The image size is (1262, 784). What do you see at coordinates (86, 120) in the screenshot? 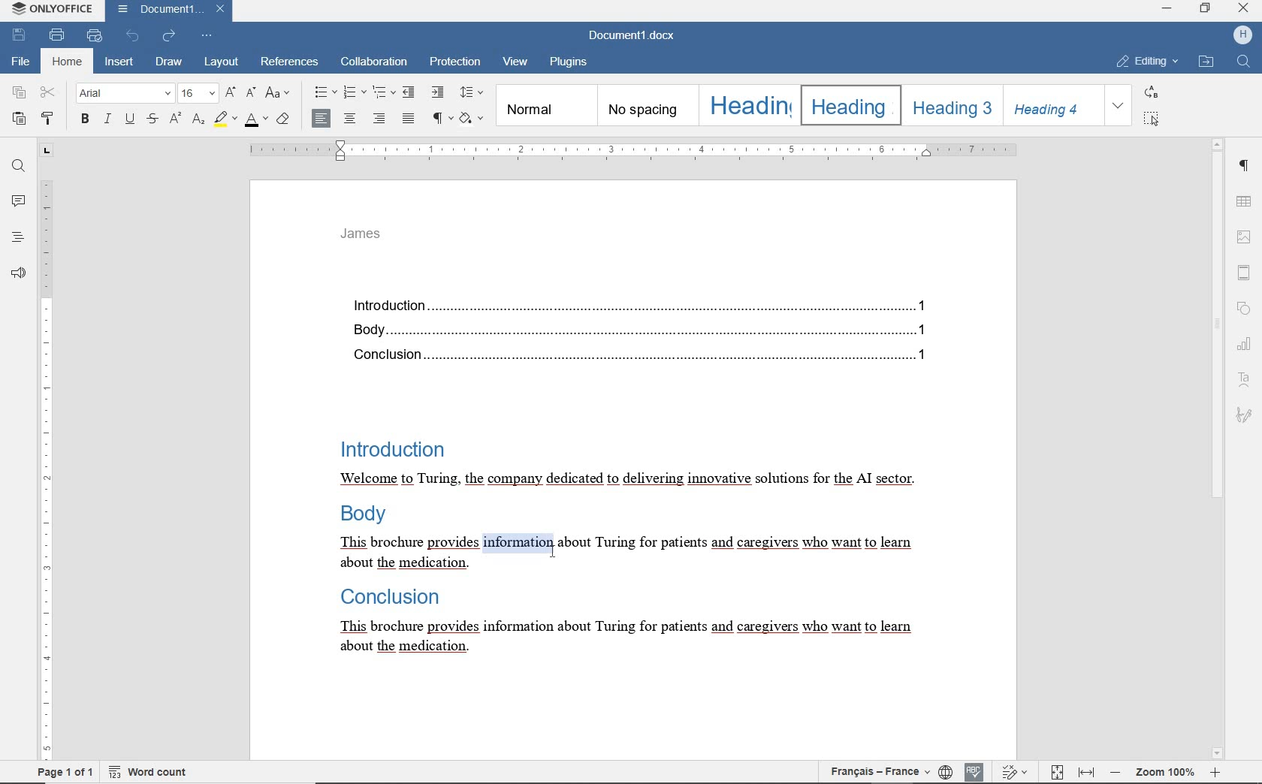
I see `BOLD` at bounding box center [86, 120].